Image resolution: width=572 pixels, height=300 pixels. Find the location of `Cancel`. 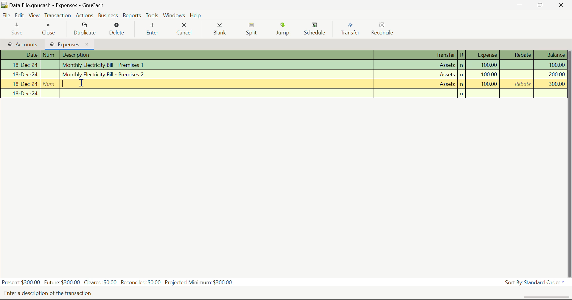

Cancel is located at coordinates (186, 30).